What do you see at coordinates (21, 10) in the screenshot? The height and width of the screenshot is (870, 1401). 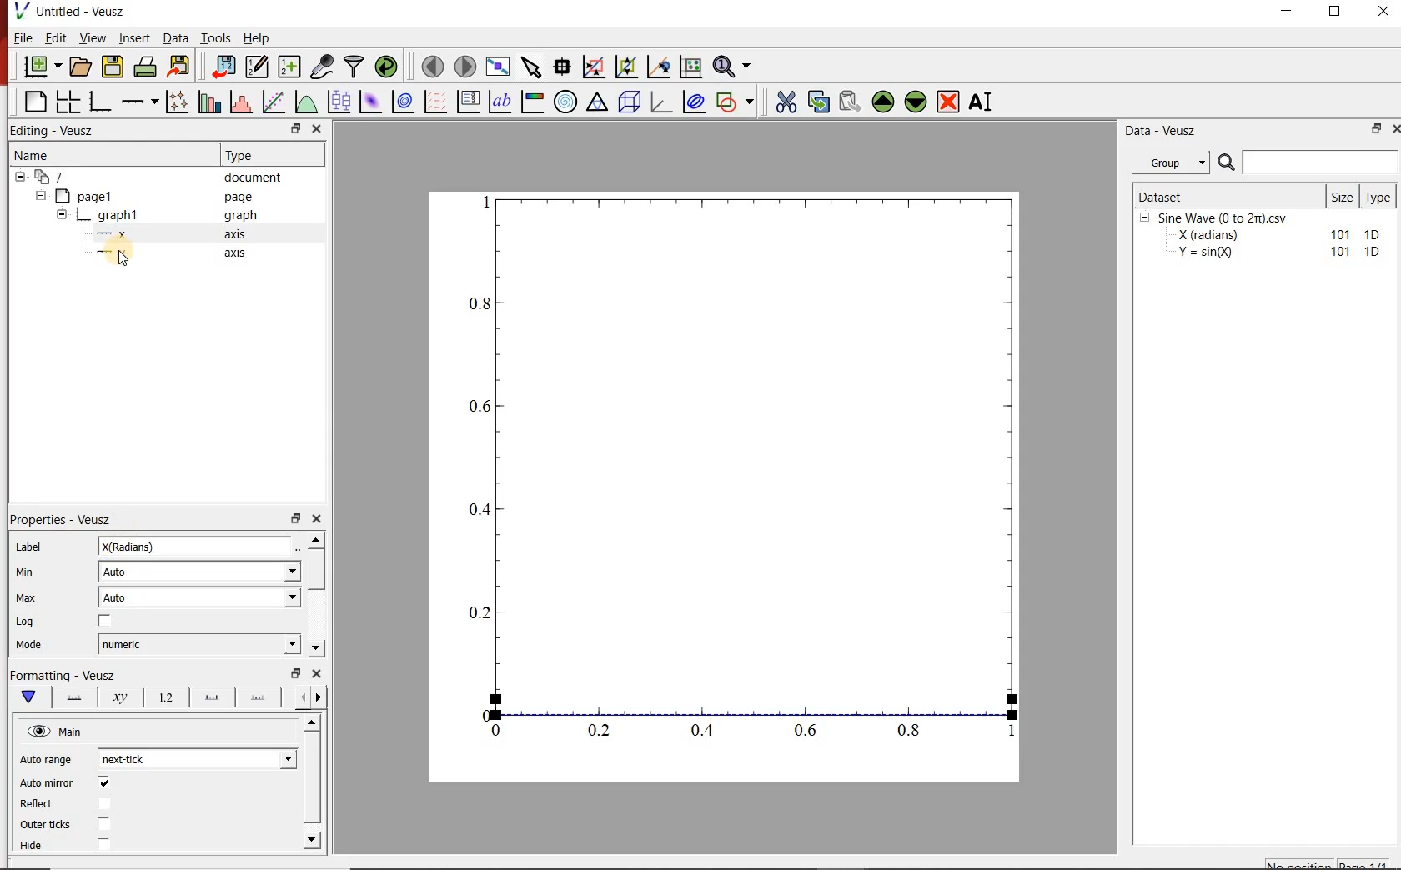 I see `Logo` at bounding box center [21, 10].